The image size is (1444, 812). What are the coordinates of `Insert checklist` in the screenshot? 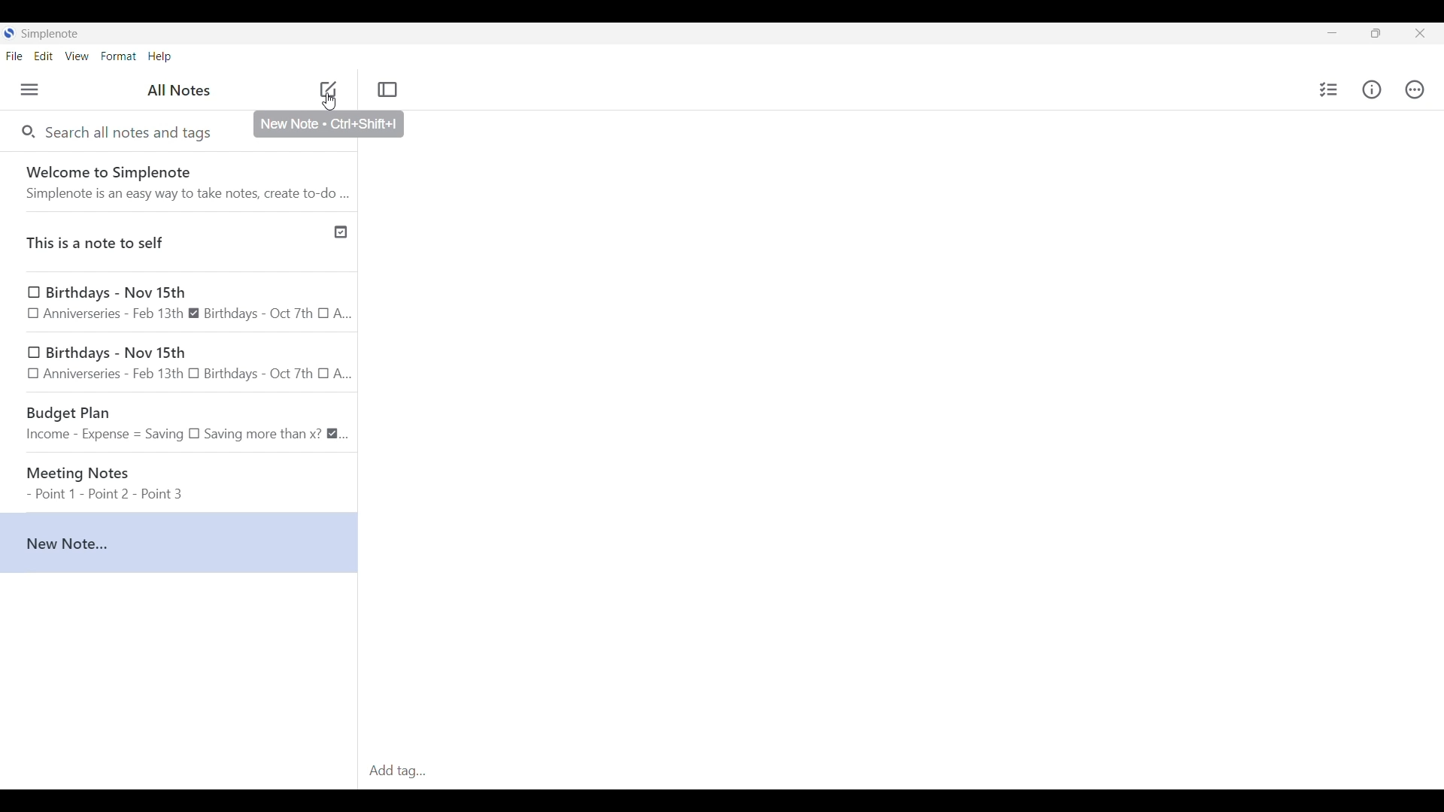 It's located at (1329, 89).